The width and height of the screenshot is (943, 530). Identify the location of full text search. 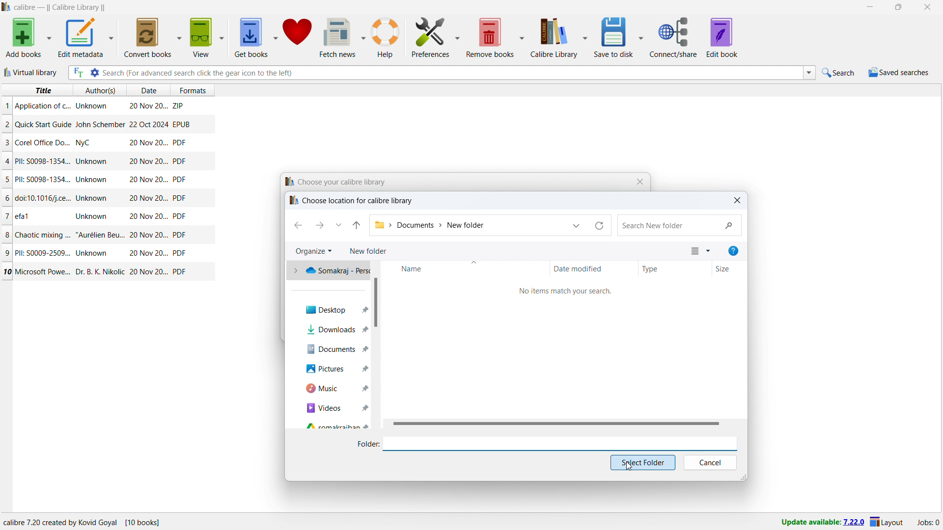
(77, 73).